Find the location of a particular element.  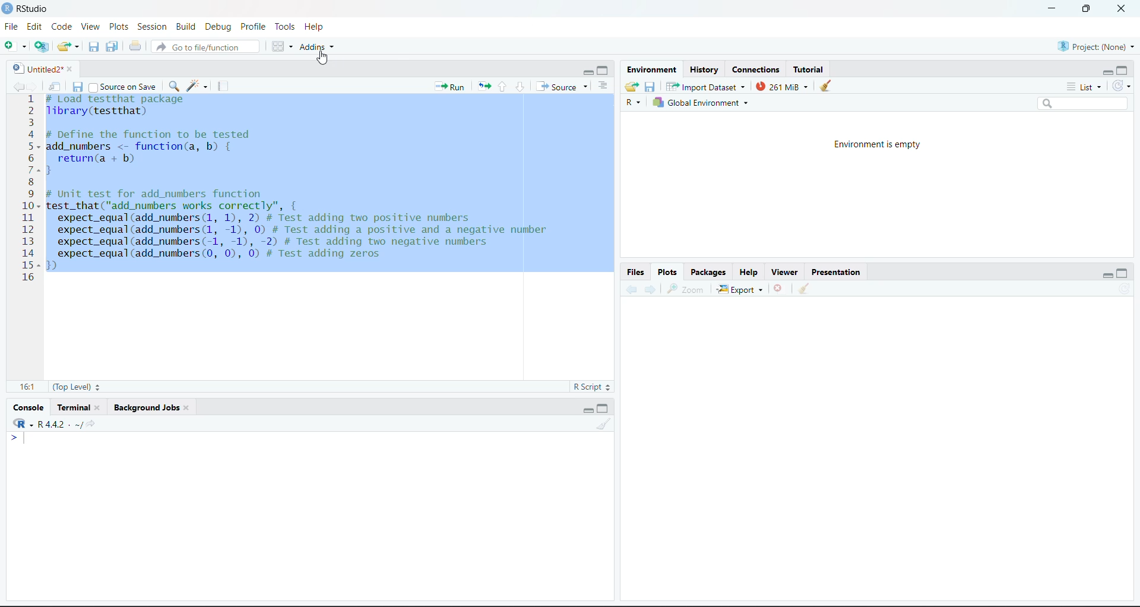

go forward is located at coordinates (34, 86).